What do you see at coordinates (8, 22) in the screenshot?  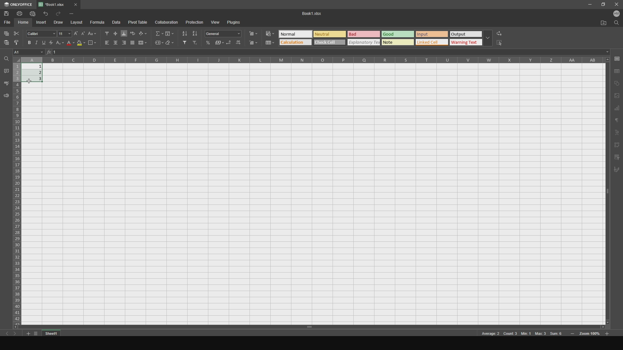 I see `file` at bounding box center [8, 22].